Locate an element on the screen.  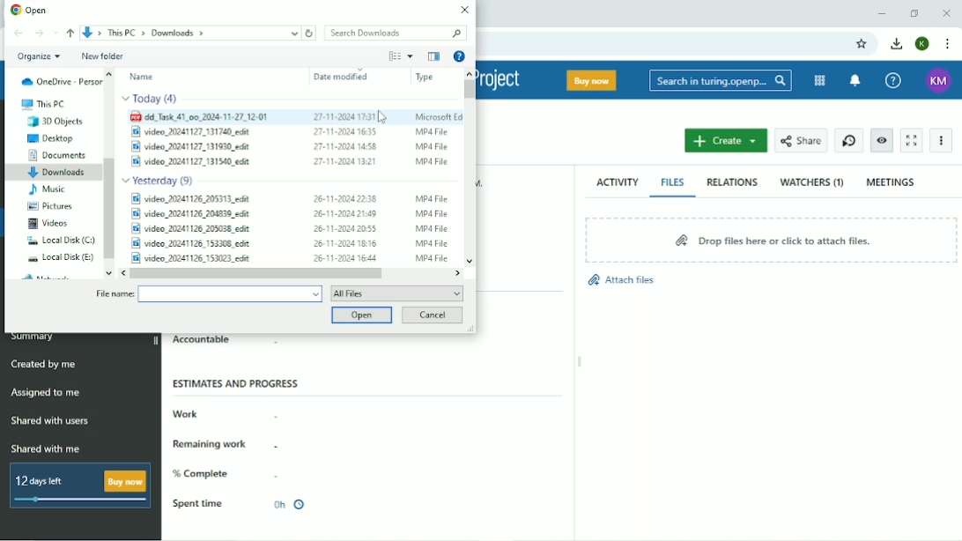
Yesterday (9) is located at coordinates (161, 179).